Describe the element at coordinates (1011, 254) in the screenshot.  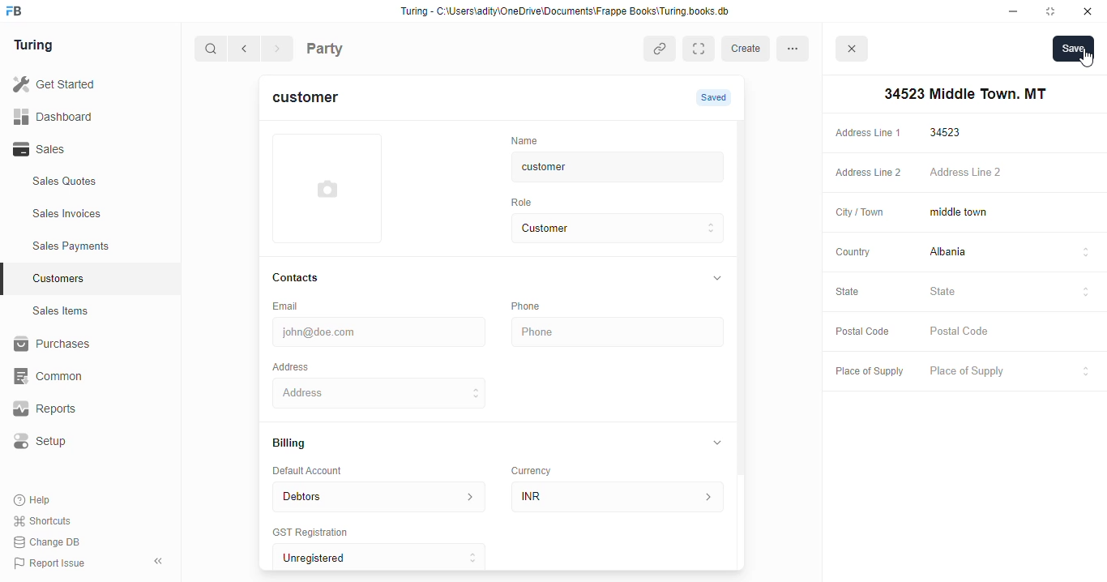
I see `Albania` at that location.